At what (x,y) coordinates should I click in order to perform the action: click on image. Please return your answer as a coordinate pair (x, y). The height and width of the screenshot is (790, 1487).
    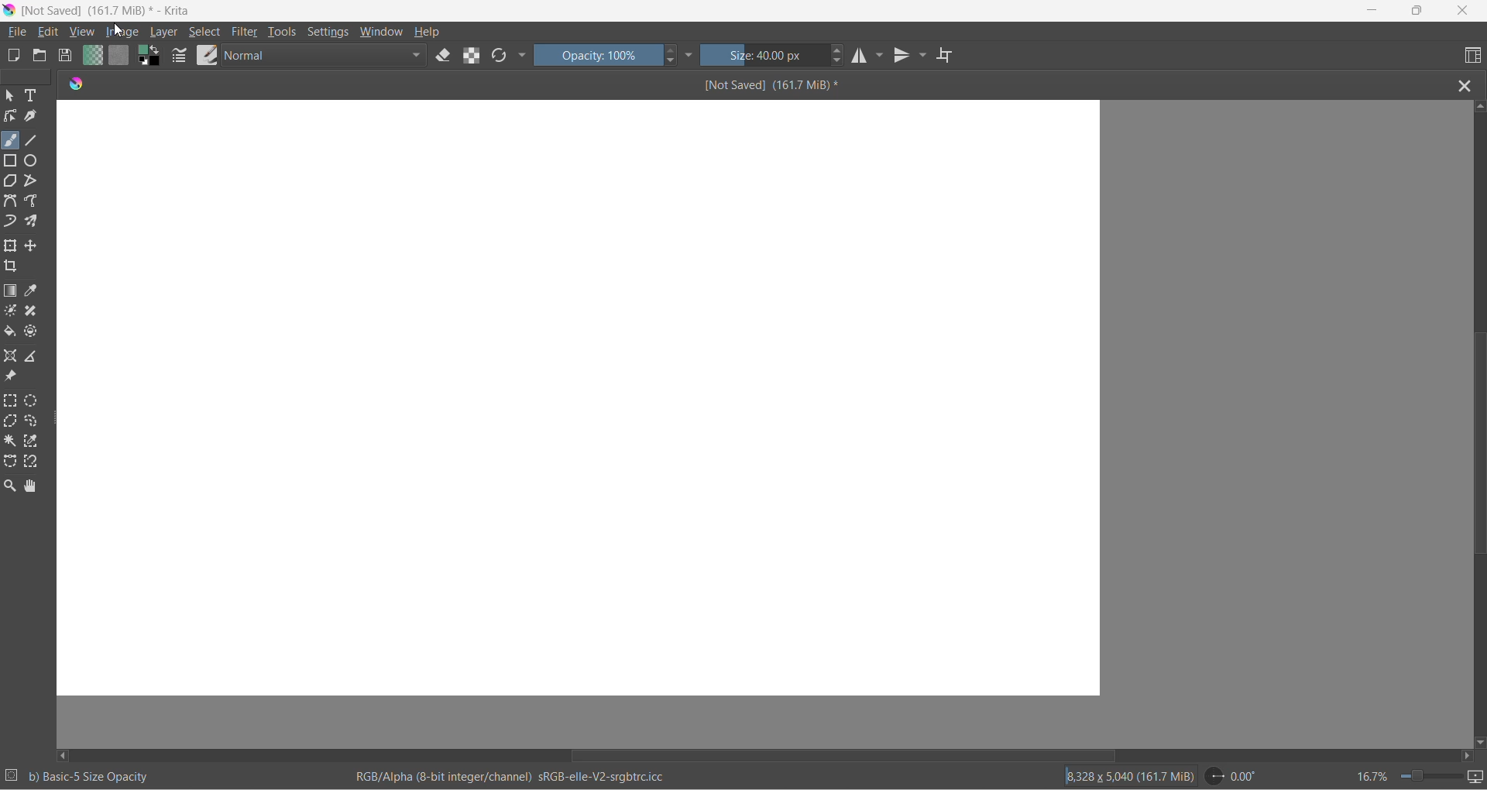
    Looking at the image, I should click on (134, 32).